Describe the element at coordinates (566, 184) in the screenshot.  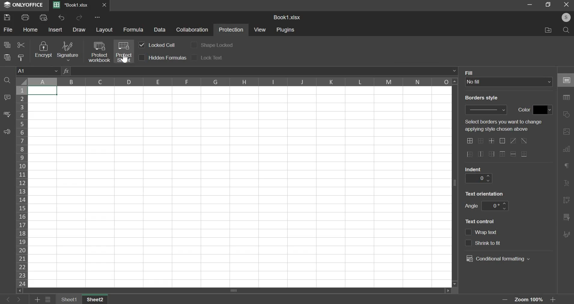
I see `right side bar` at that location.